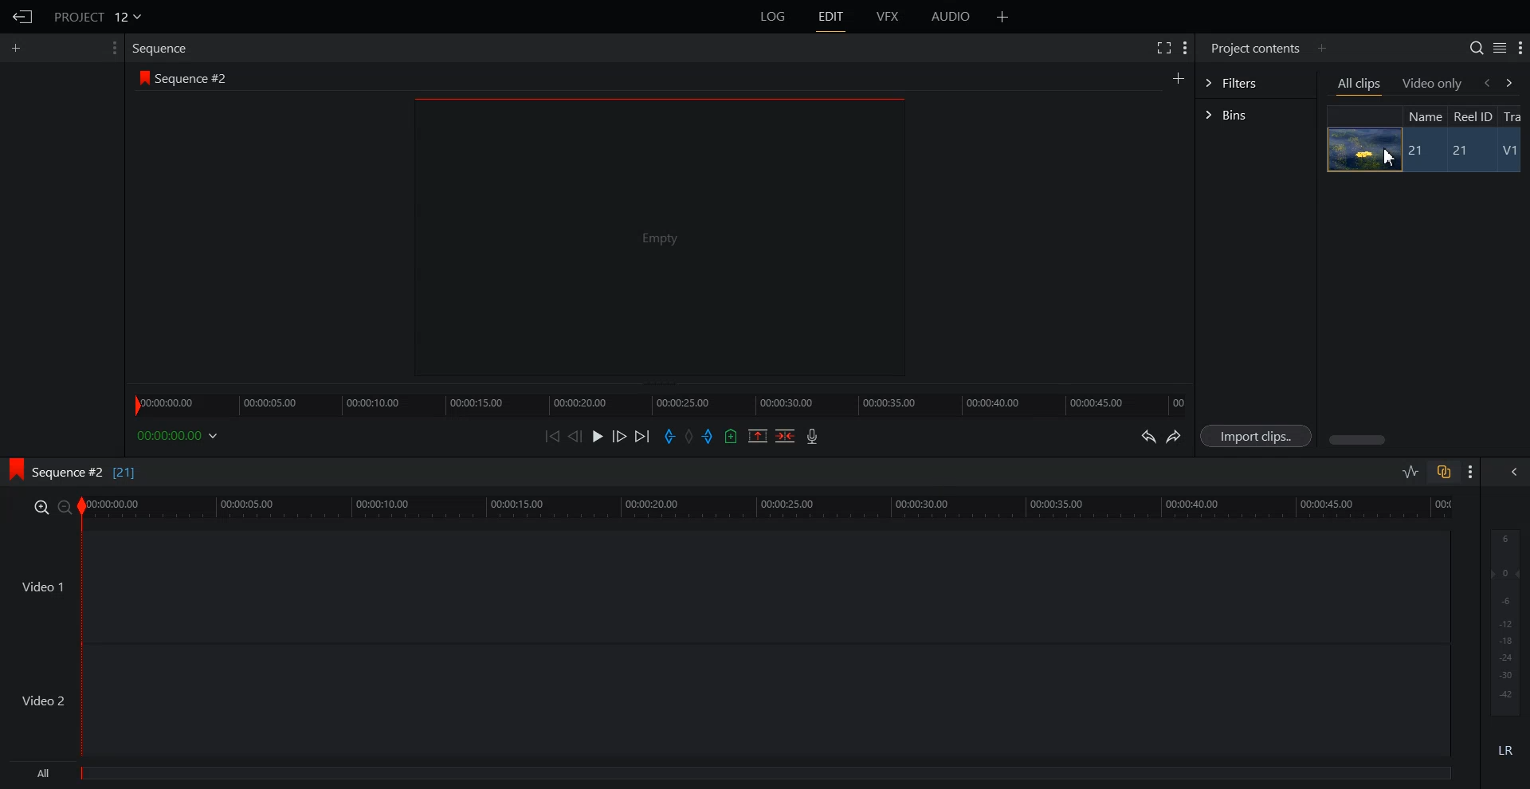 Image resolution: width=1530 pixels, height=789 pixels. What do you see at coordinates (20, 48) in the screenshot?
I see `Add panel` at bounding box center [20, 48].